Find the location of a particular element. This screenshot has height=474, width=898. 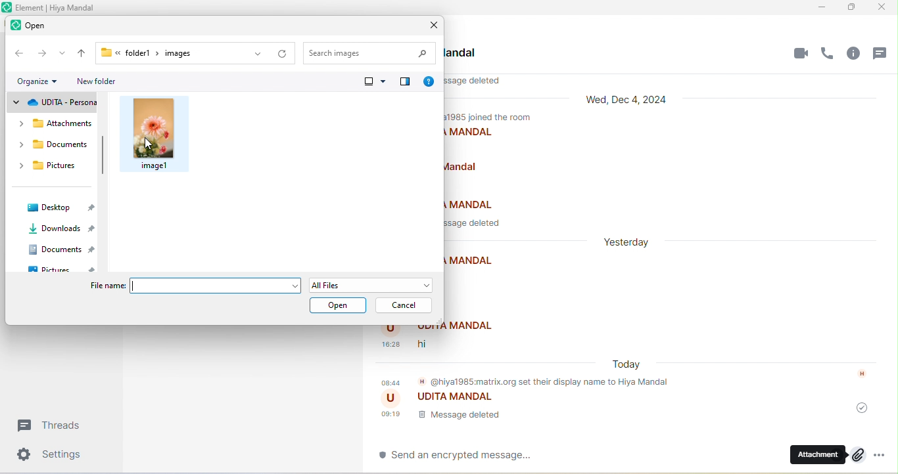

h is located at coordinates (865, 374).